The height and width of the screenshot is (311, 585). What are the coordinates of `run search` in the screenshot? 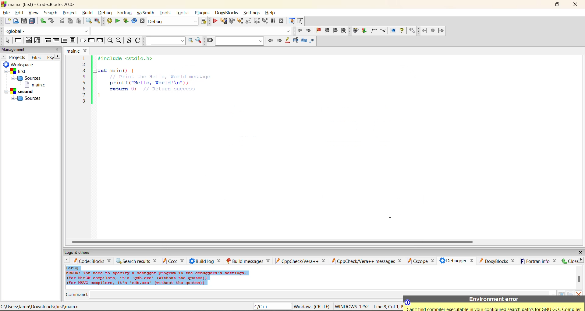 It's located at (190, 40).